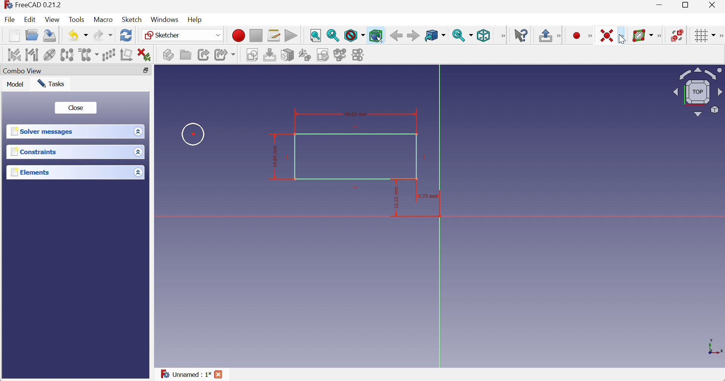 Image resolution: width=725 pixels, height=381 pixels. Describe the element at coordinates (77, 20) in the screenshot. I see `Tools` at that location.